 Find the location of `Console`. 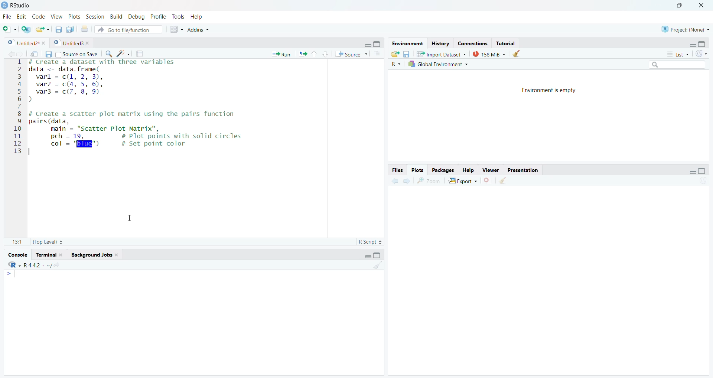

Console is located at coordinates (196, 322).